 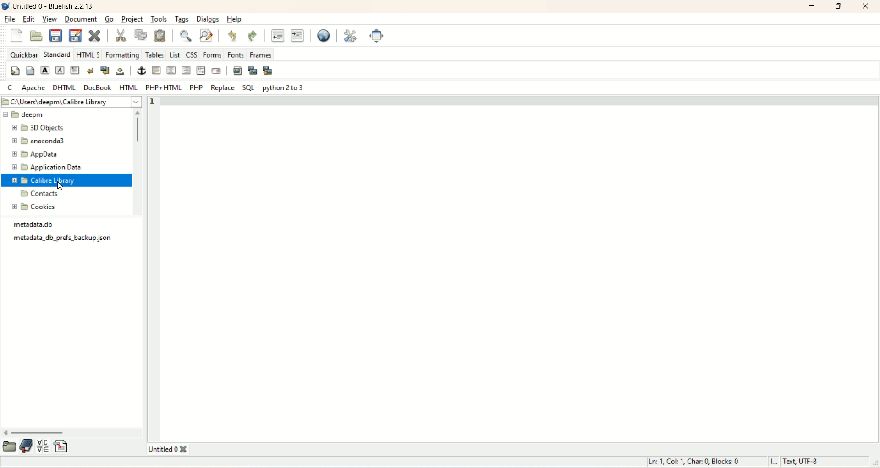 I want to click on horizontal scroll bar, so click(x=73, y=433).